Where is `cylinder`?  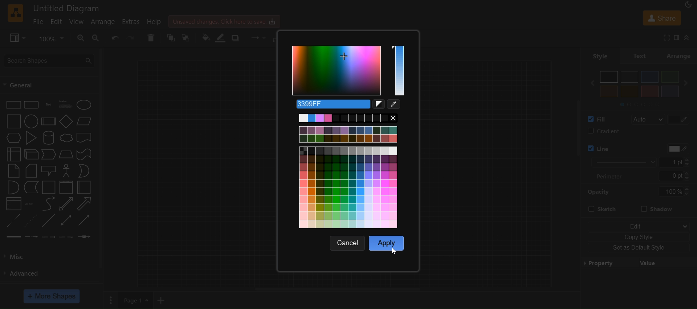
cylinder is located at coordinates (50, 138).